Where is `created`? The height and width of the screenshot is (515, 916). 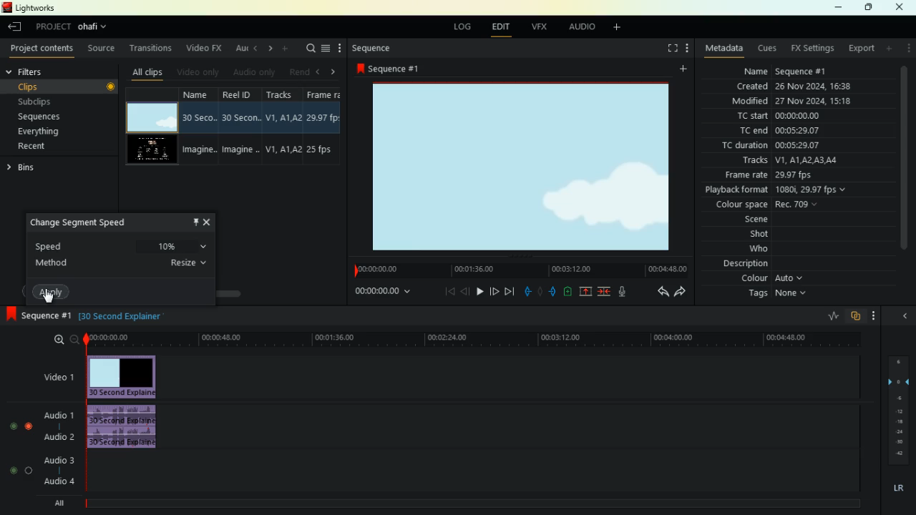
created is located at coordinates (795, 86).